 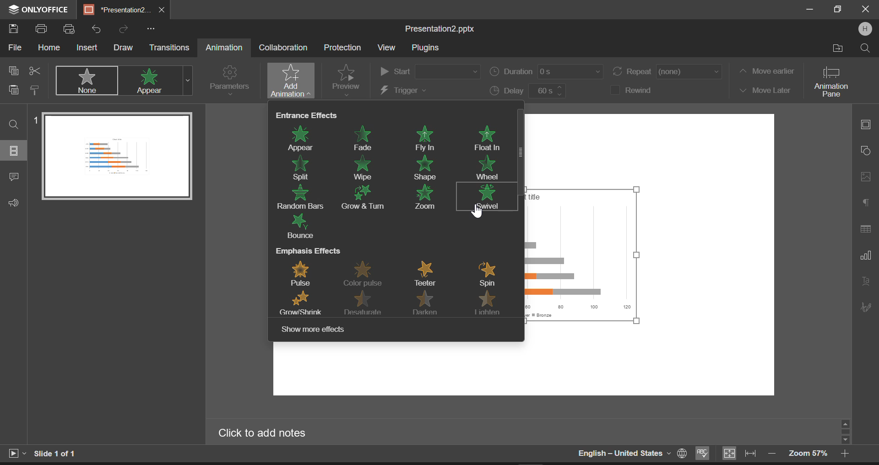 I want to click on Quick print, so click(x=70, y=30).